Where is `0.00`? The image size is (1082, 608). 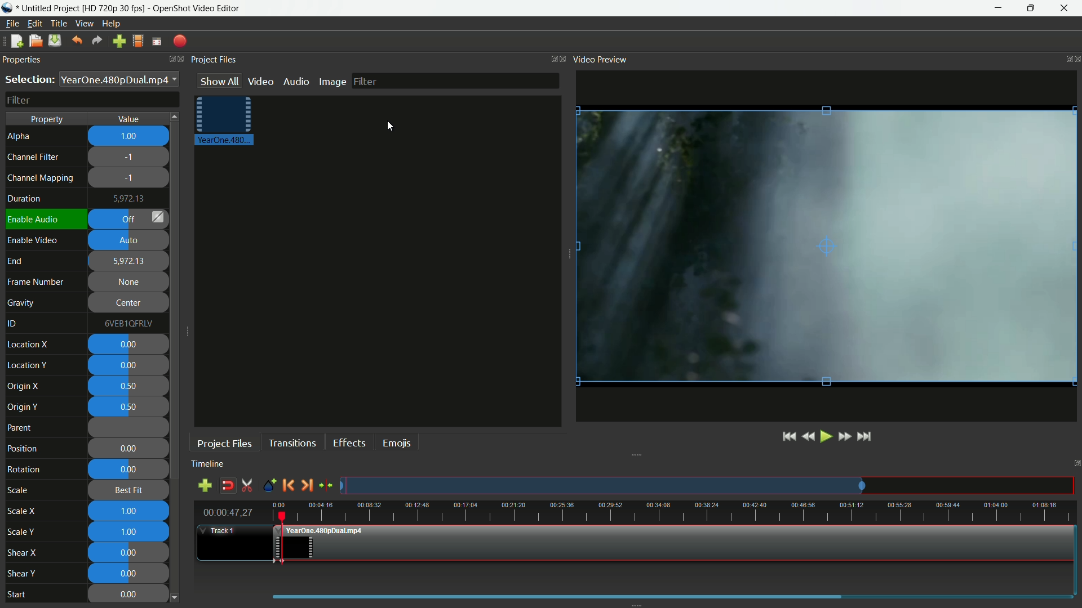
0.00 is located at coordinates (131, 552).